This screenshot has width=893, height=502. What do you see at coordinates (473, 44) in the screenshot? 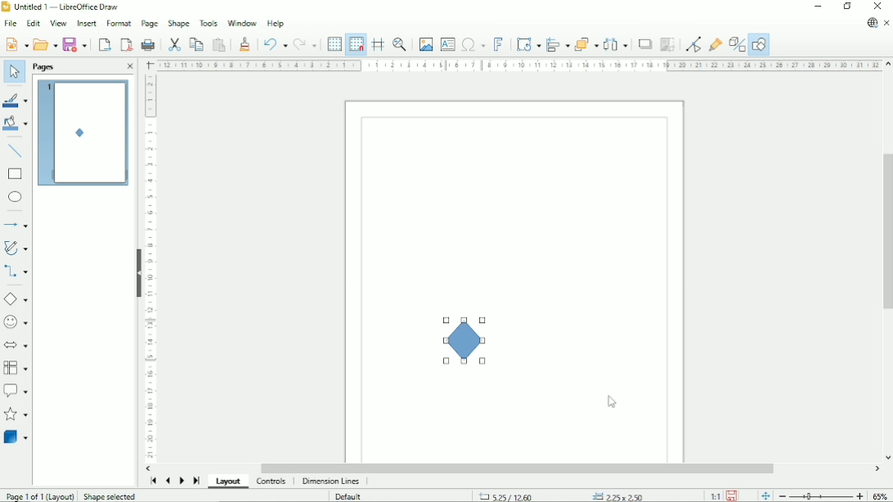
I see `Insert special characters` at bounding box center [473, 44].